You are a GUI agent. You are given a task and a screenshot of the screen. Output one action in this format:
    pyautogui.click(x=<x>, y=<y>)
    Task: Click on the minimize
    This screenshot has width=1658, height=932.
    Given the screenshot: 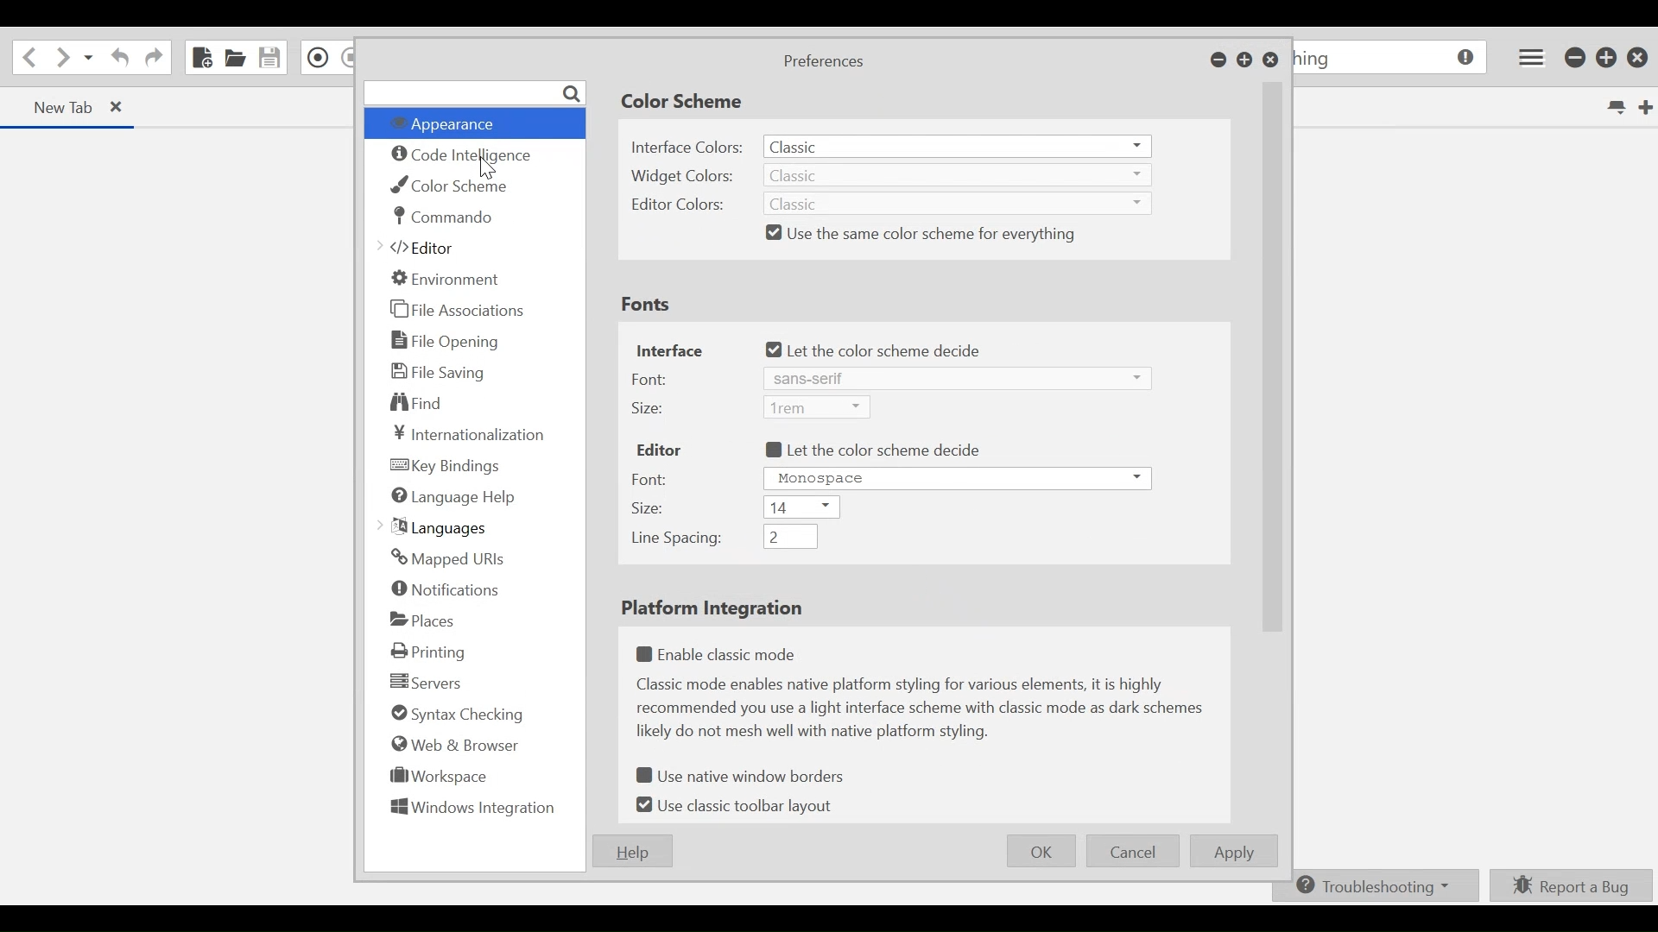 What is the action you would take?
    pyautogui.click(x=1576, y=59)
    